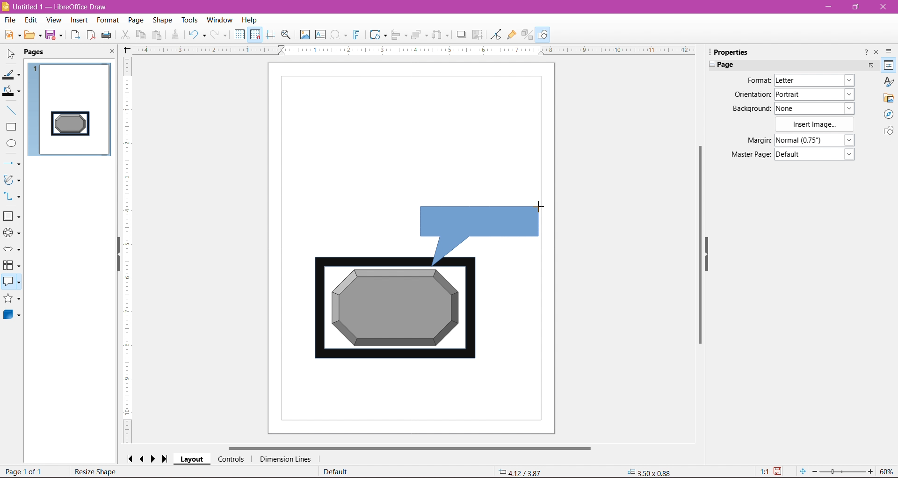 This screenshot has width=898, height=478. What do you see at coordinates (339, 35) in the screenshot?
I see ` Insert Special Characters` at bounding box center [339, 35].